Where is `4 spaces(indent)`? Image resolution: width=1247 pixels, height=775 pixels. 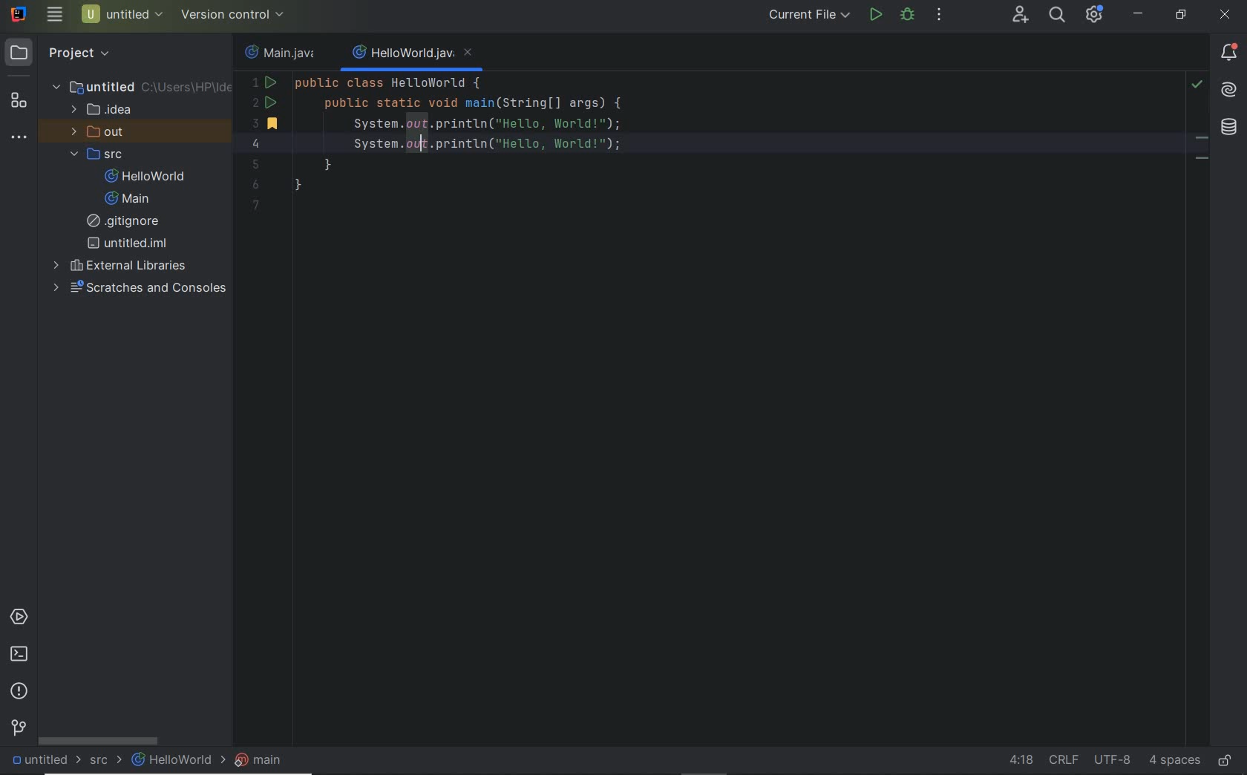 4 spaces(indent) is located at coordinates (1173, 762).